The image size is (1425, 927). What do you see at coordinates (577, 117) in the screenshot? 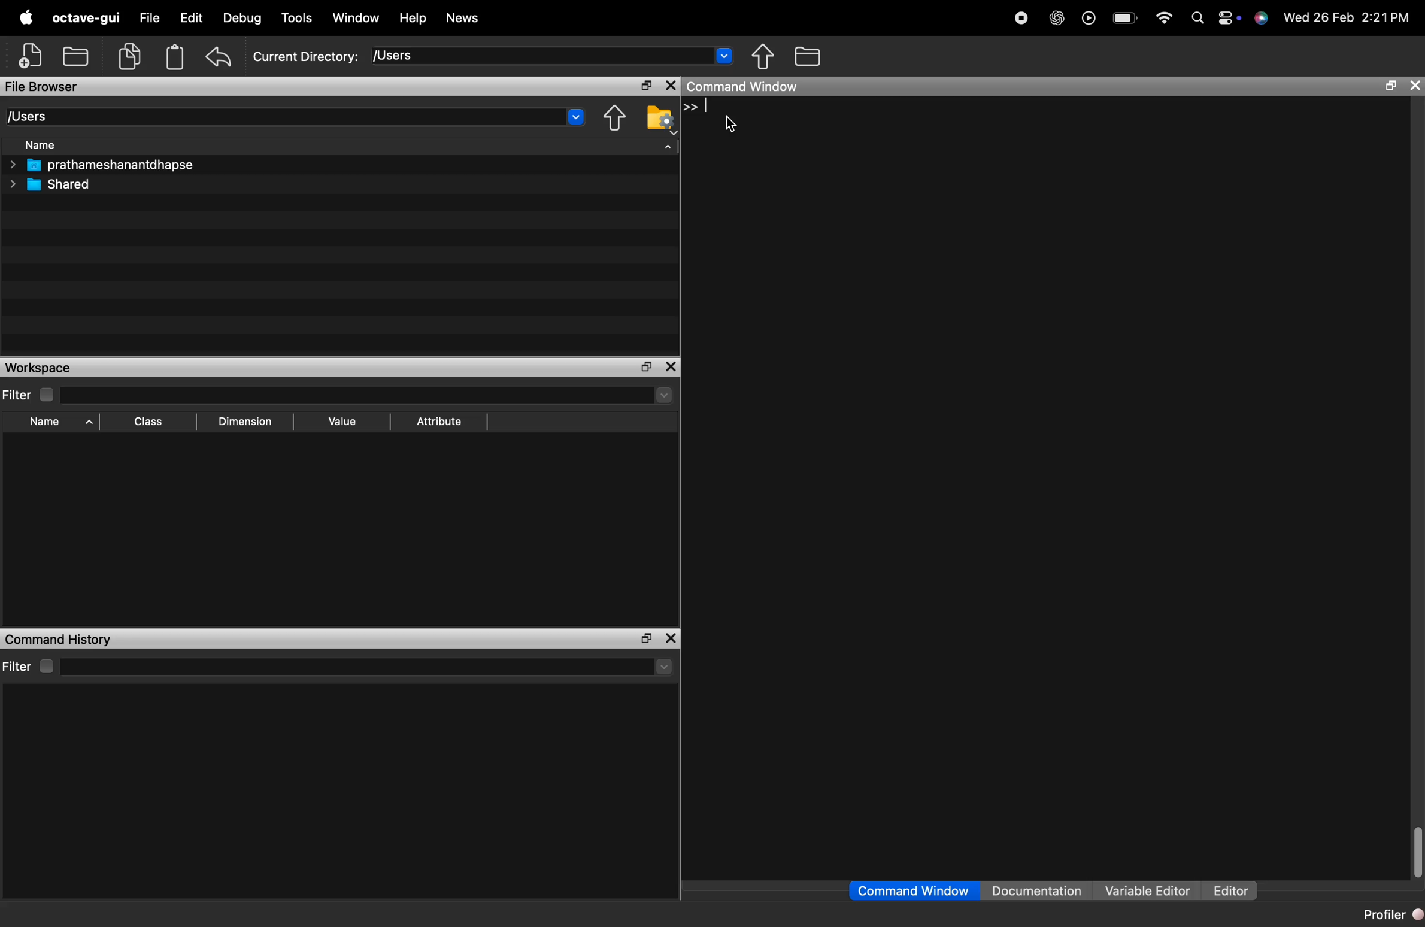
I see `dropdown` at bounding box center [577, 117].